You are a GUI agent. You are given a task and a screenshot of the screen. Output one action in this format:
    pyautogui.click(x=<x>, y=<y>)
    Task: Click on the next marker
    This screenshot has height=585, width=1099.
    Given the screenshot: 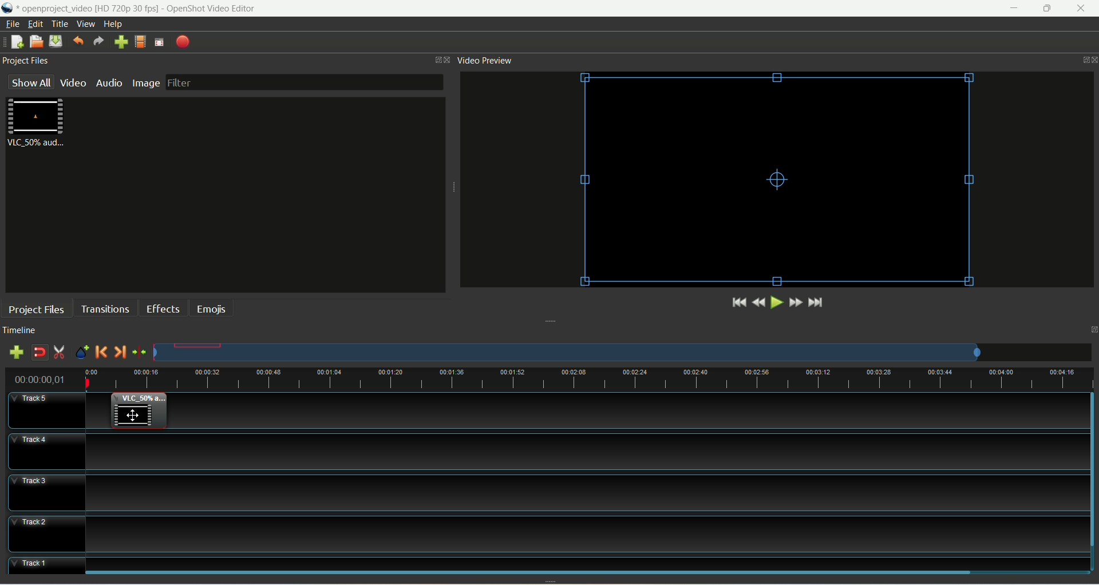 What is the action you would take?
    pyautogui.click(x=121, y=353)
    